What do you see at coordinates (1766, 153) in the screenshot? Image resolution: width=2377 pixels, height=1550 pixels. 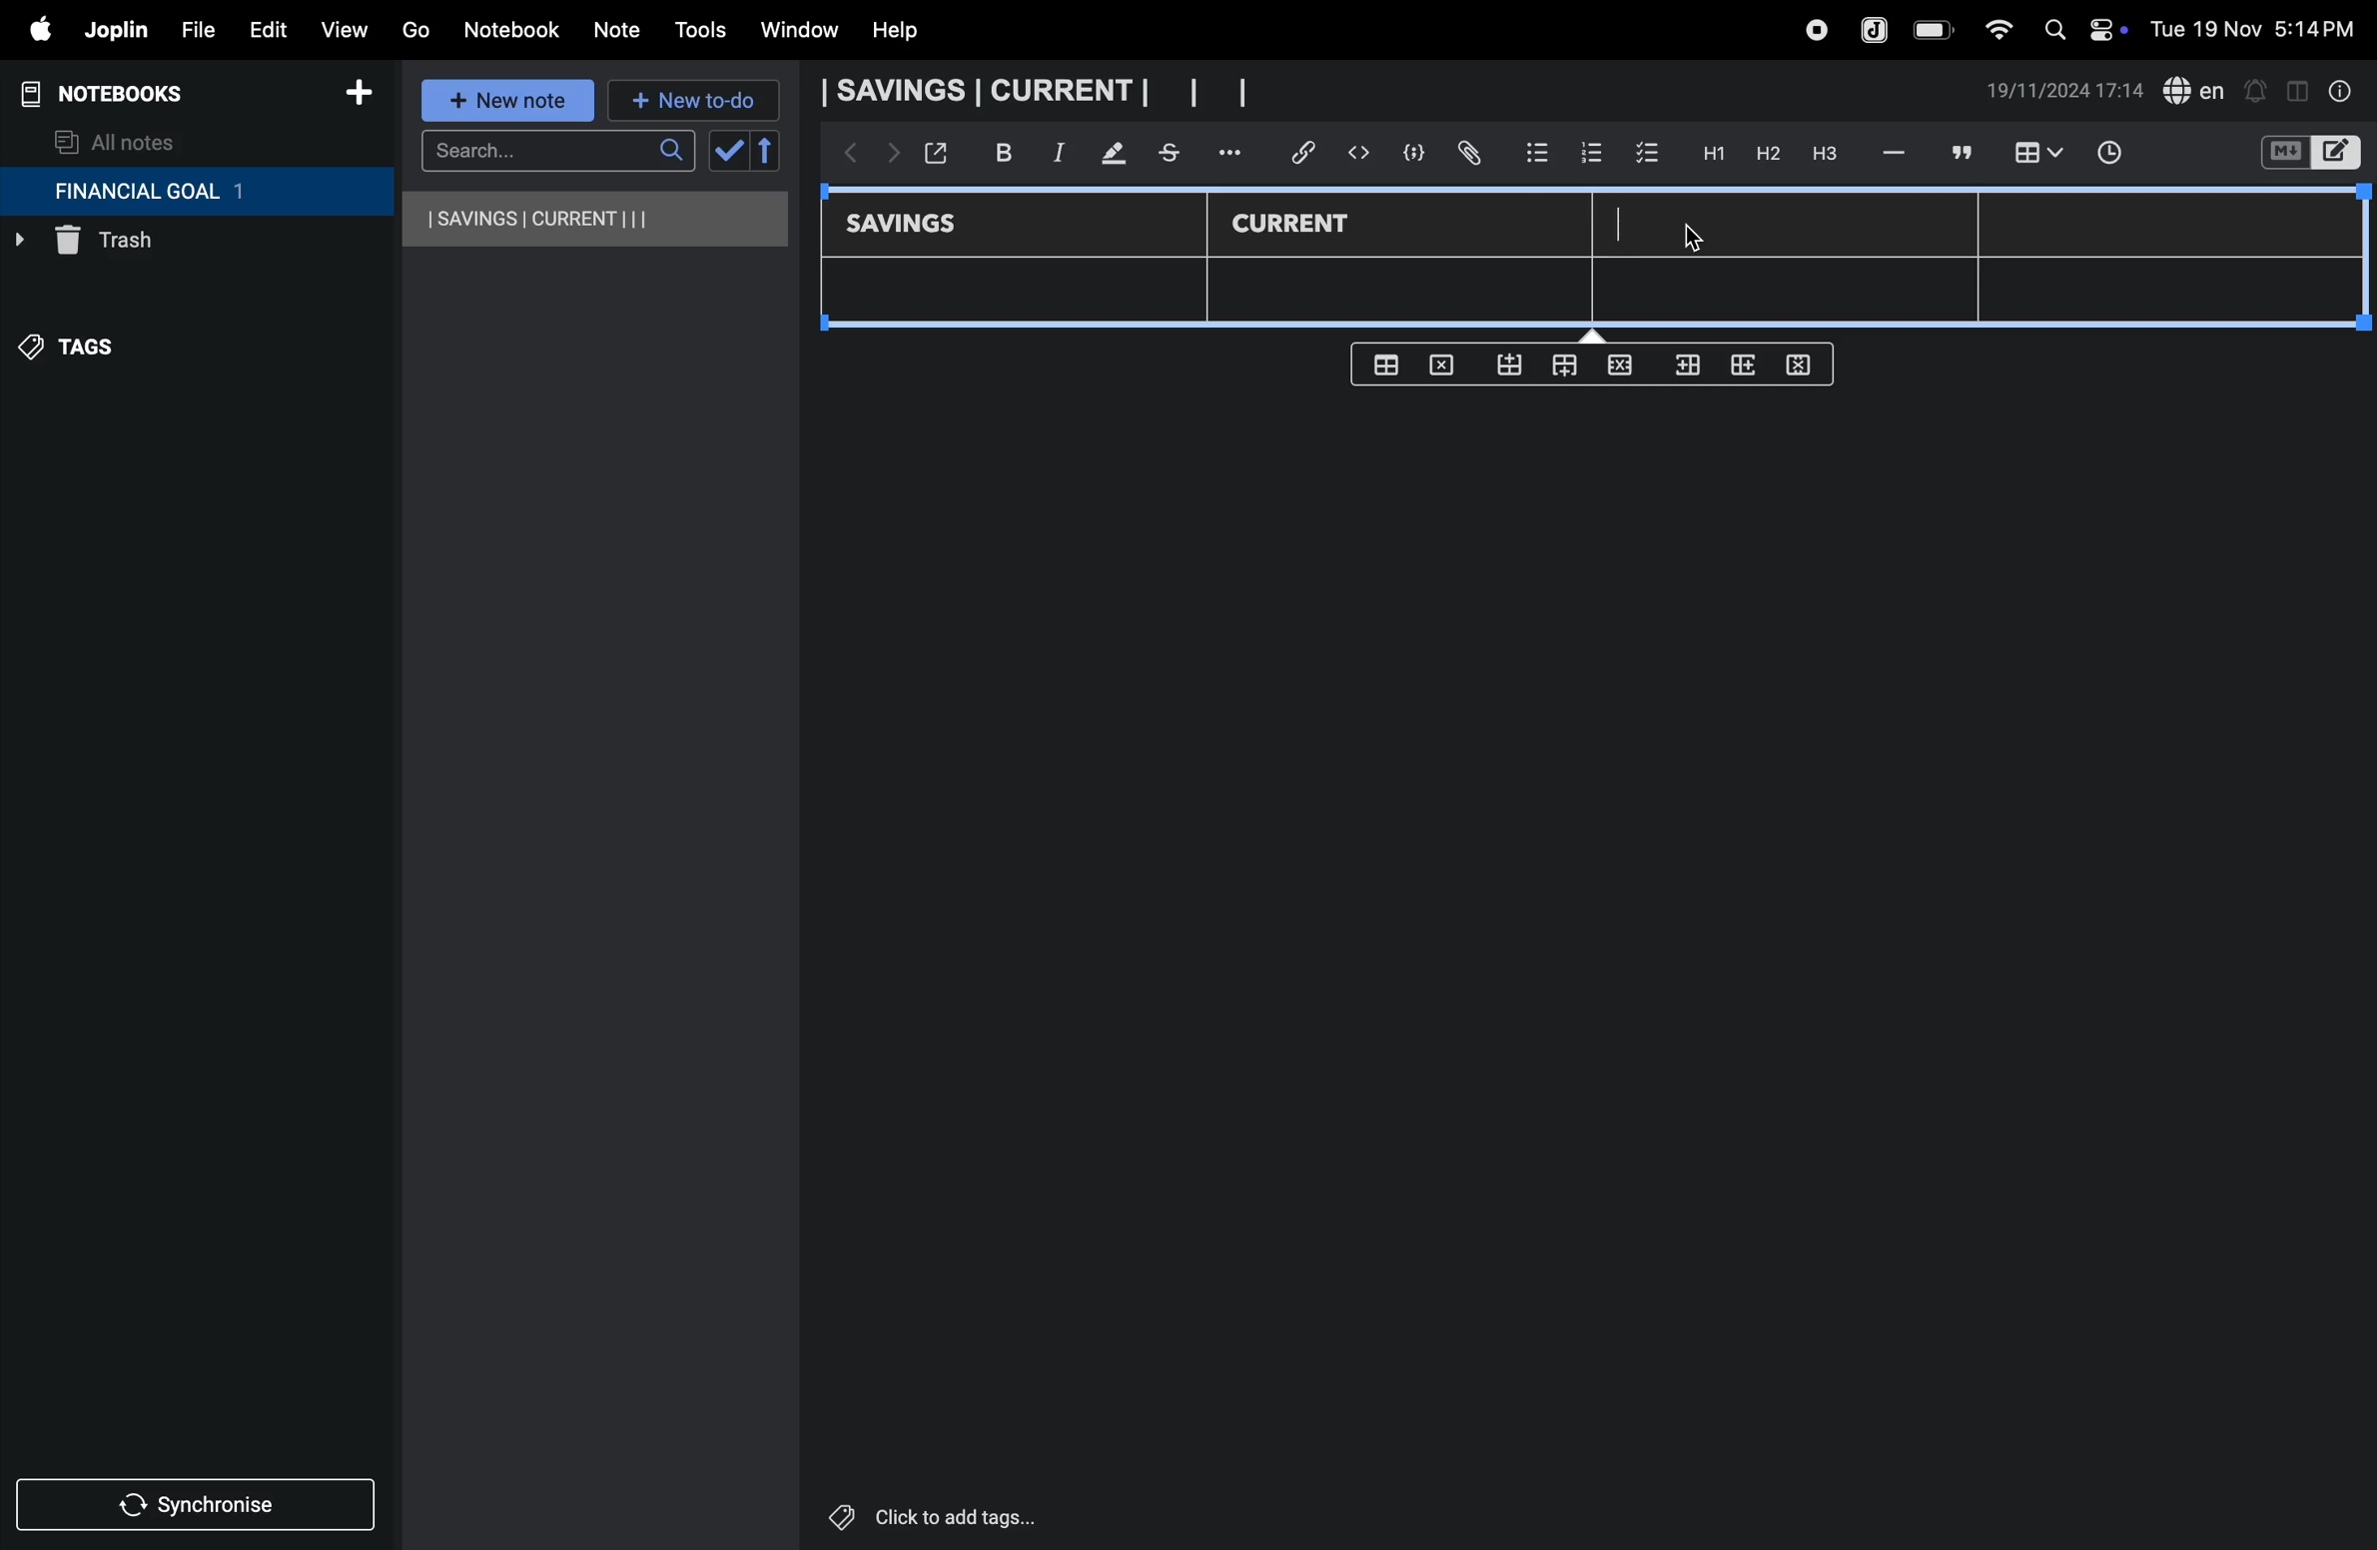 I see `h2` at bounding box center [1766, 153].